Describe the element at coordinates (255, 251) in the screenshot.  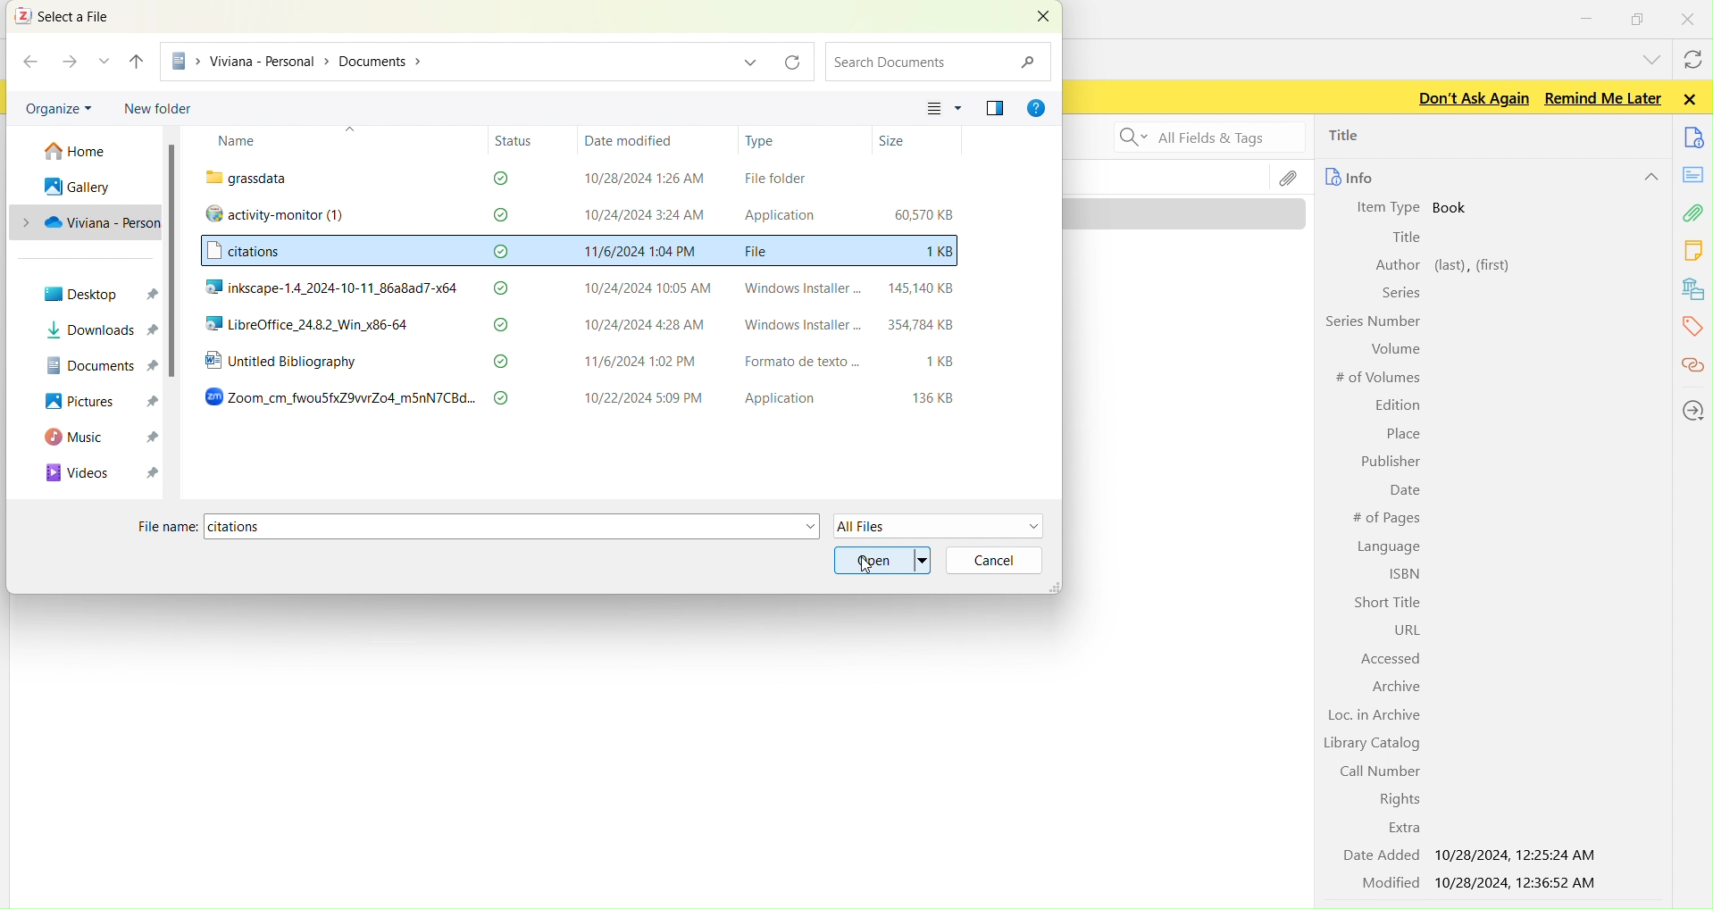
I see `citations` at that location.